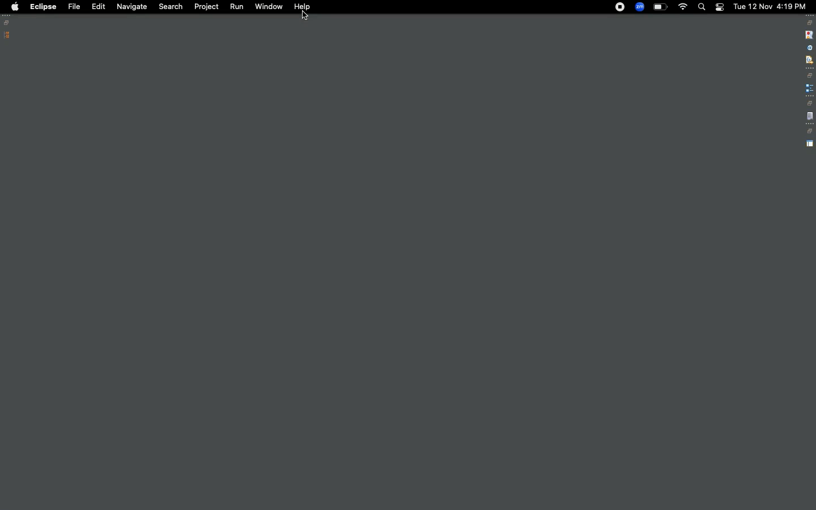 This screenshot has width=816, height=510. Describe the element at coordinates (7, 35) in the screenshot. I see `Package explorer` at that location.